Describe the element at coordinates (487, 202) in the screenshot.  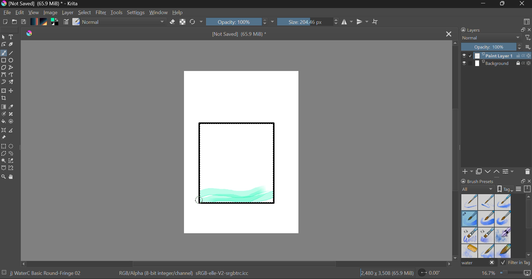
I see `Water C - Wet` at that location.